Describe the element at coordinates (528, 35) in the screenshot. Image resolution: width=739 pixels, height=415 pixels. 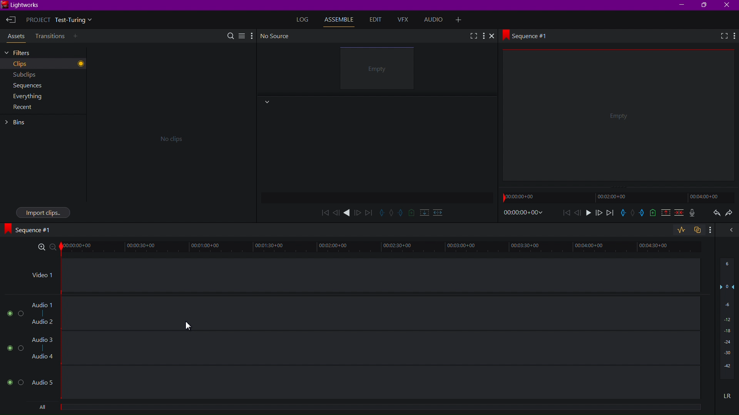
I see `Sequence #1` at that location.